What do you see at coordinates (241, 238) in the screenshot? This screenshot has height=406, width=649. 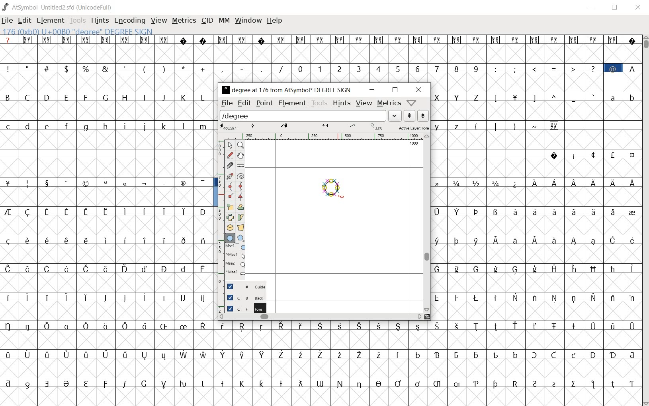 I see `polygon or star` at bounding box center [241, 238].